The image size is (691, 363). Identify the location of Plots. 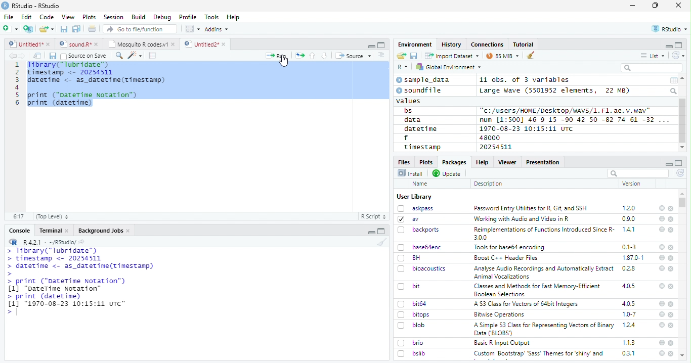
(425, 162).